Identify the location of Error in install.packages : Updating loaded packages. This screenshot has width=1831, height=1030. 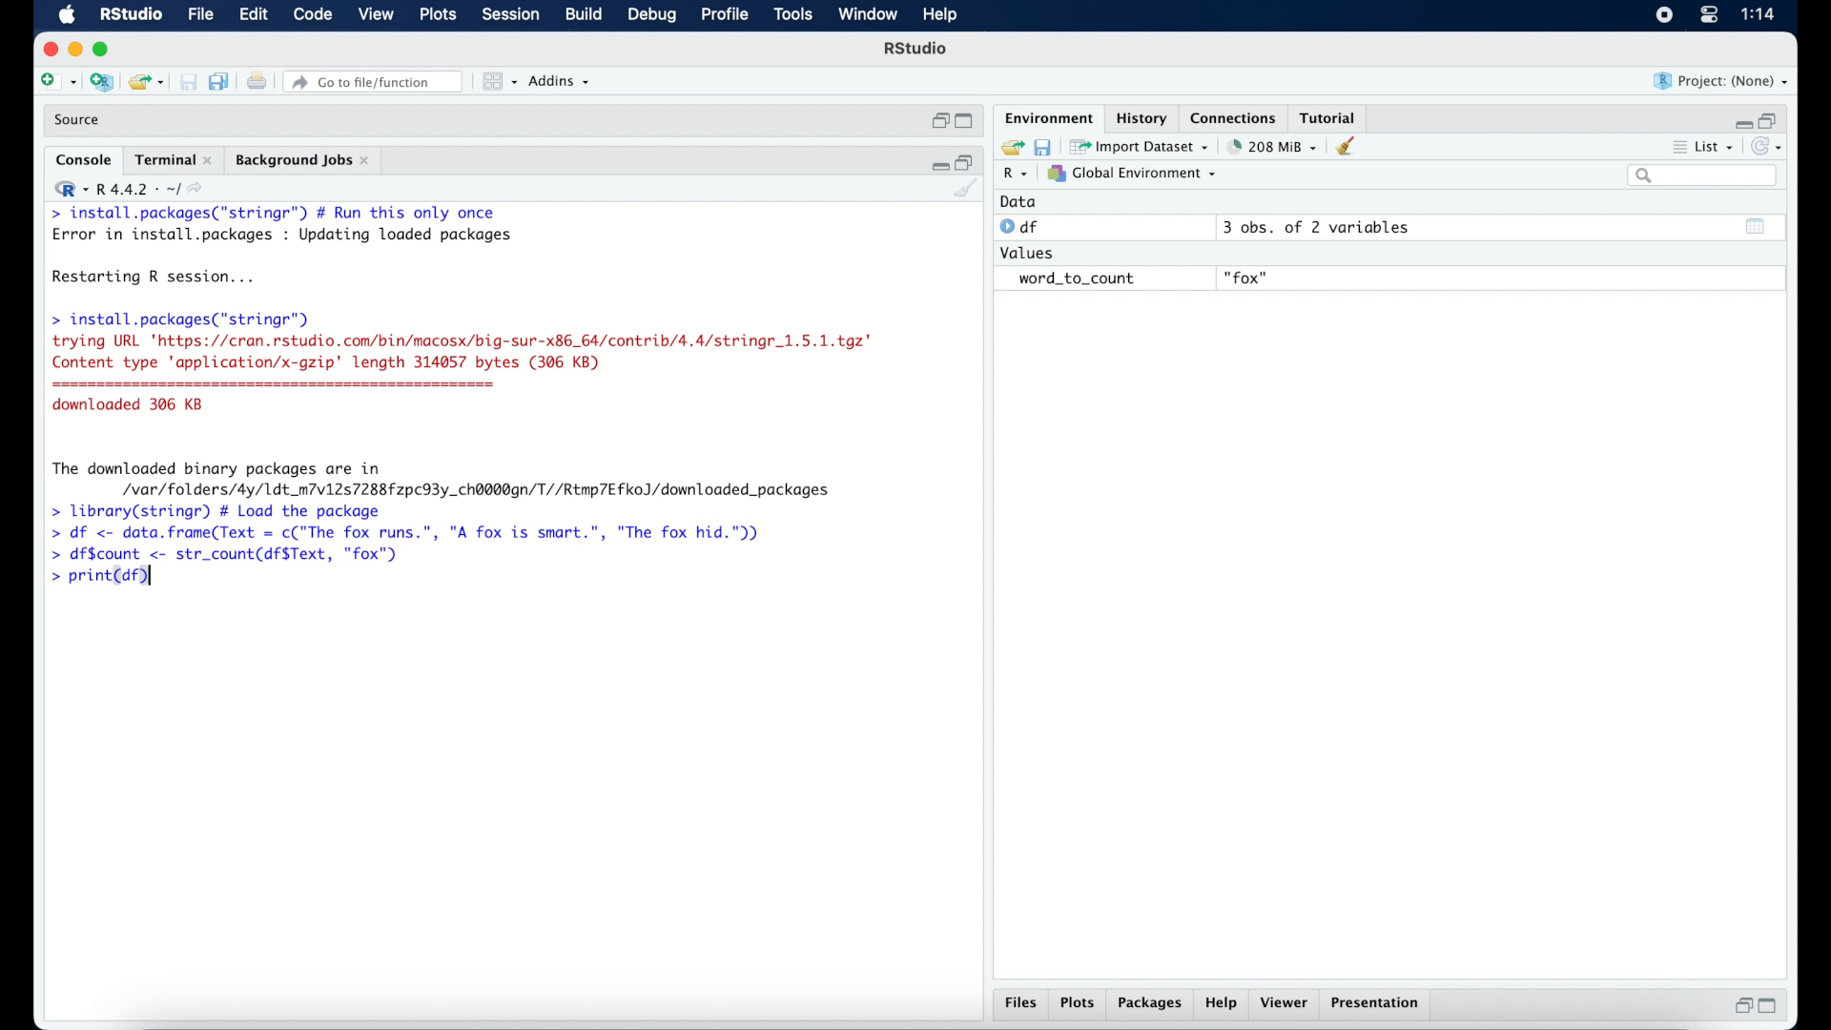
(282, 235).